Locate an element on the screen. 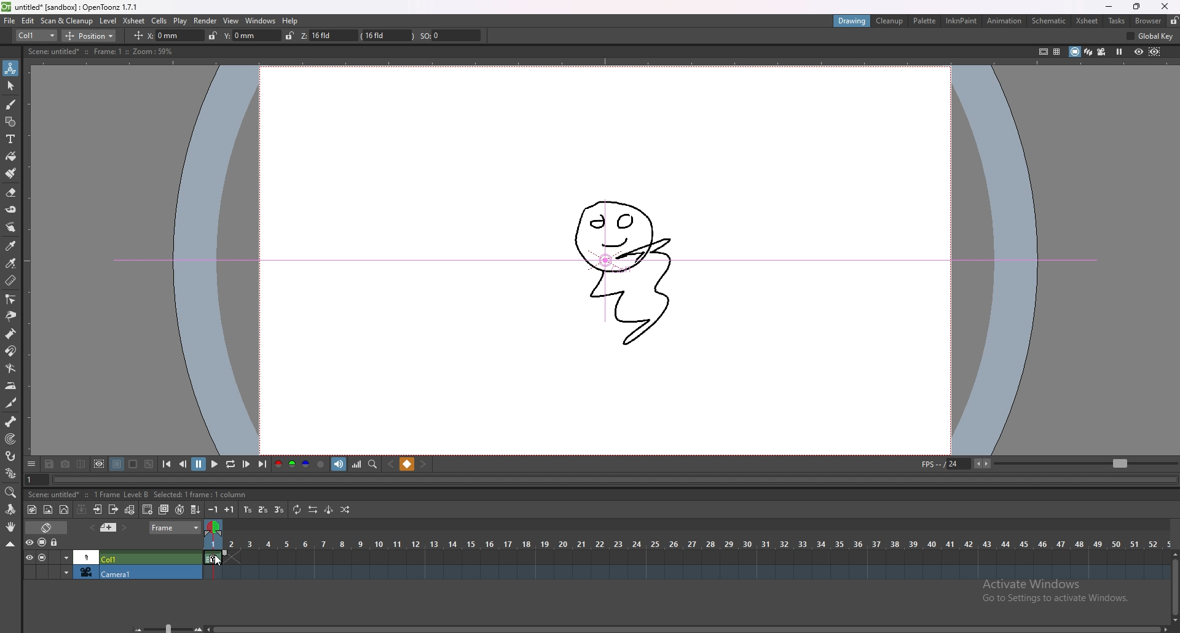  brush is located at coordinates (11, 105).